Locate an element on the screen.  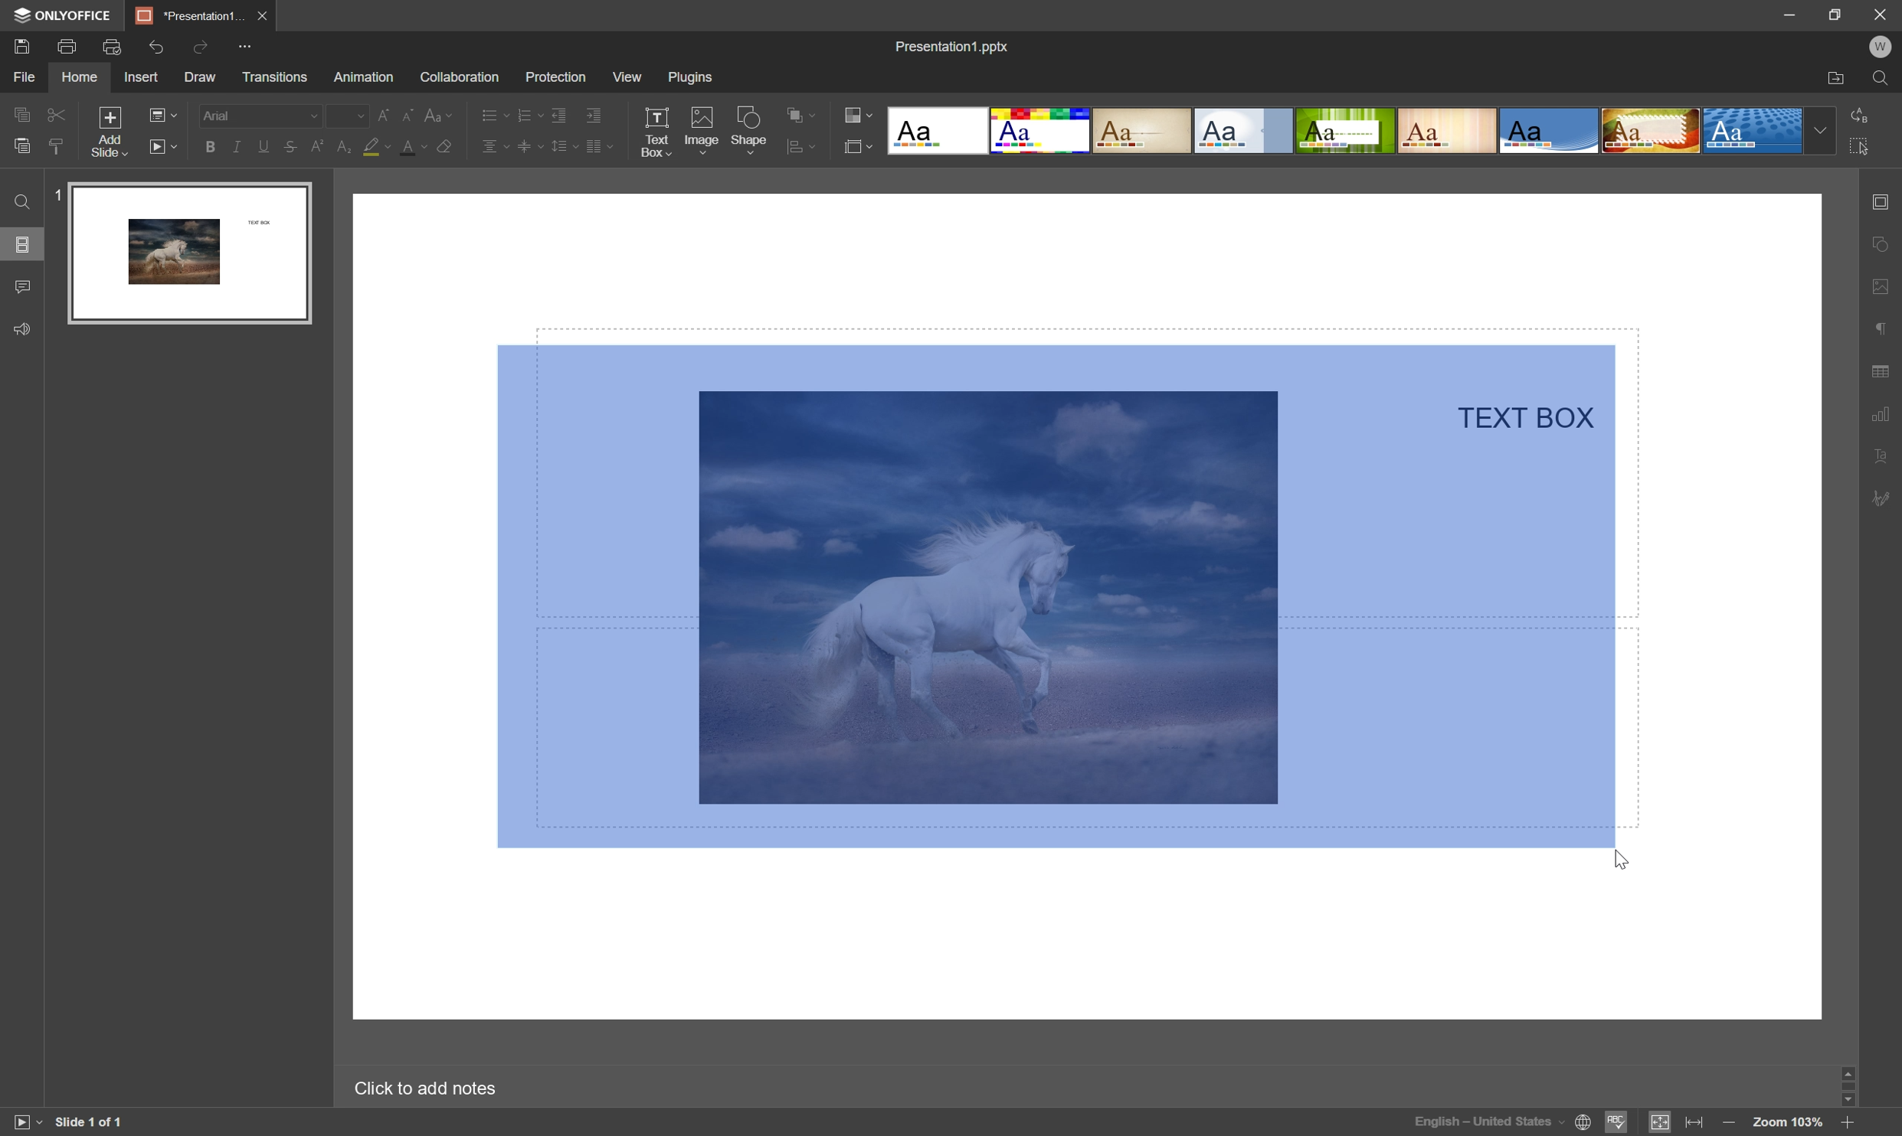
horizontal align is located at coordinates (495, 144).